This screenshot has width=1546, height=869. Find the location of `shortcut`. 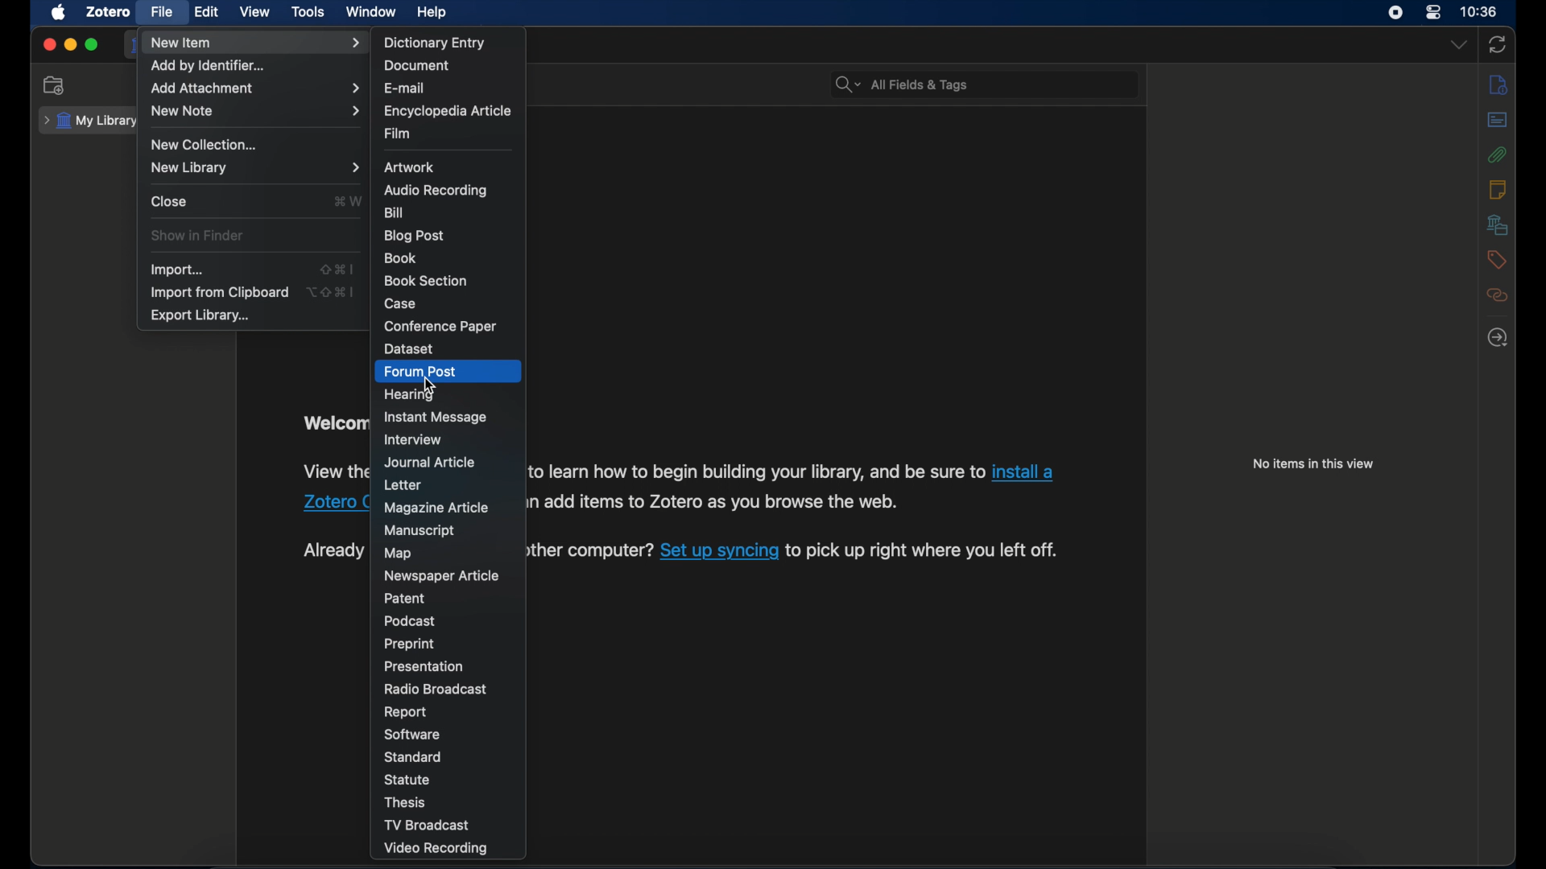

shortcut is located at coordinates (332, 291).